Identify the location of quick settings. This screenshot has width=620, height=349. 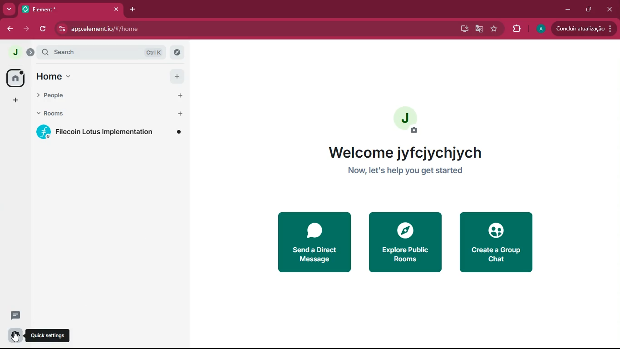
(51, 335).